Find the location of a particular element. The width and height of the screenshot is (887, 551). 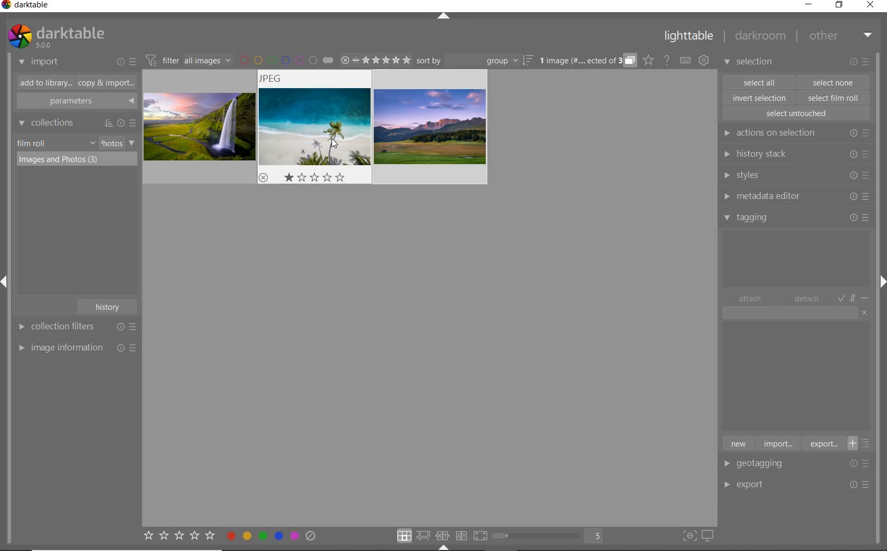

actions on selection is located at coordinates (794, 133).